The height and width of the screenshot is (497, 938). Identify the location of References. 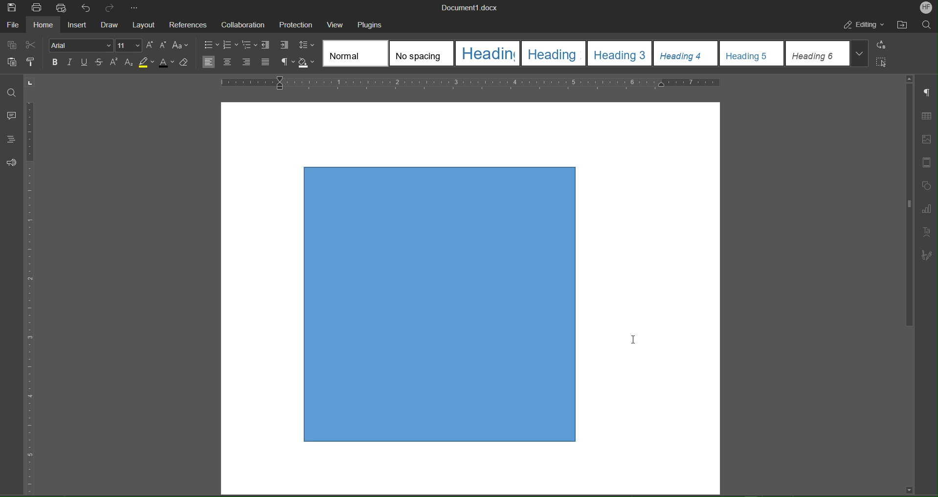
(190, 23).